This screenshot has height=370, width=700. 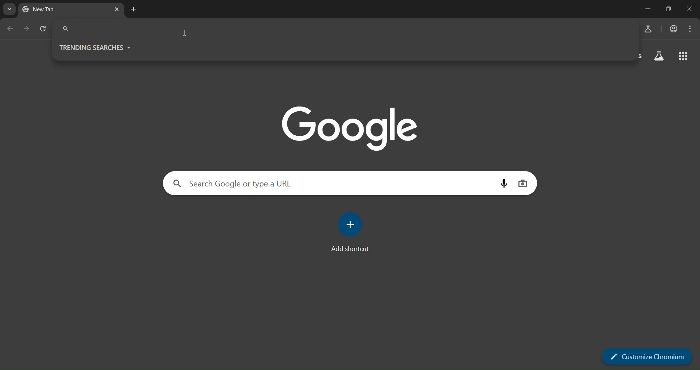 What do you see at coordinates (689, 9) in the screenshot?
I see `close` at bounding box center [689, 9].